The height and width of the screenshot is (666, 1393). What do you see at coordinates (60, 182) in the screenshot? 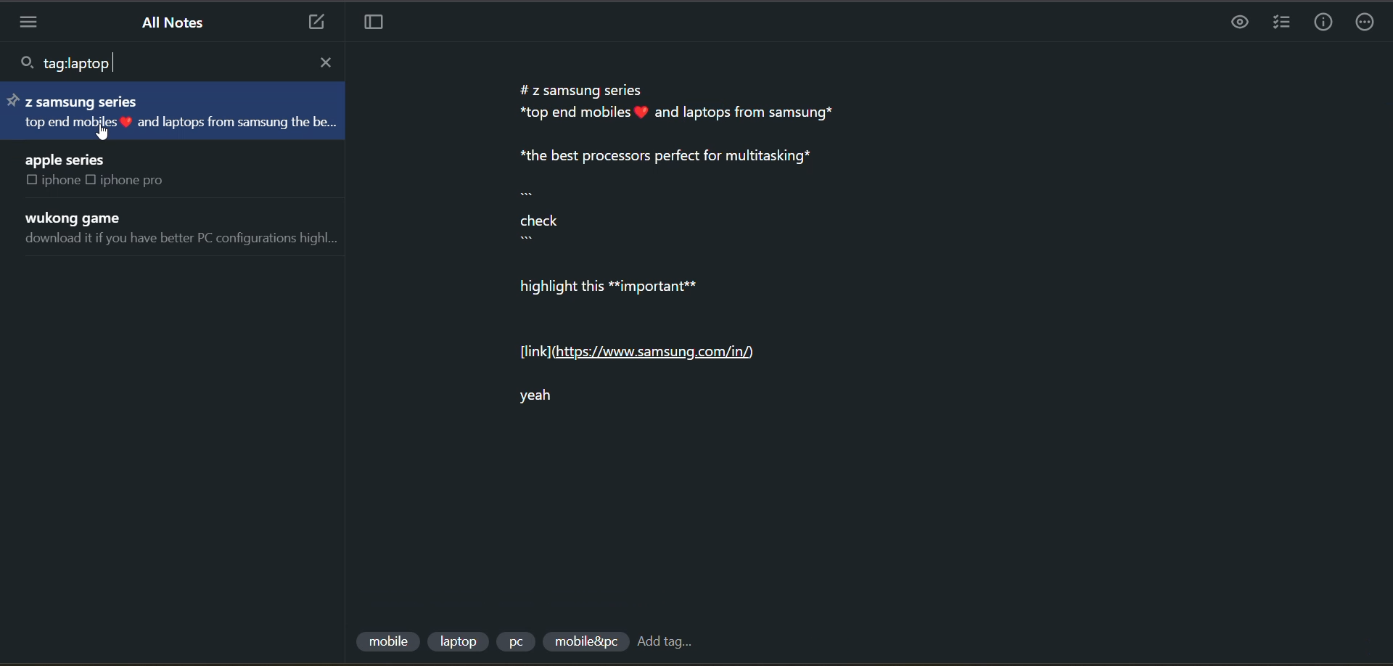
I see ` iphone` at bounding box center [60, 182].